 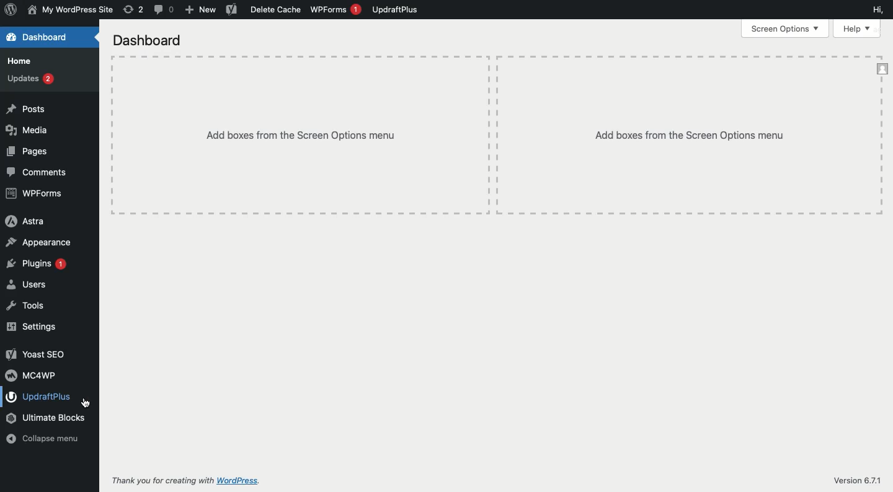 I want to click on Dashboard, so click(x=151, y=42).